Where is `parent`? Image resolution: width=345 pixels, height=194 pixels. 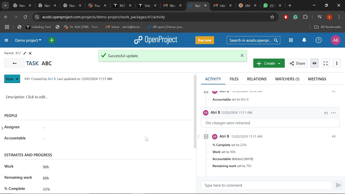
parent is located at coordinates (8, 53).